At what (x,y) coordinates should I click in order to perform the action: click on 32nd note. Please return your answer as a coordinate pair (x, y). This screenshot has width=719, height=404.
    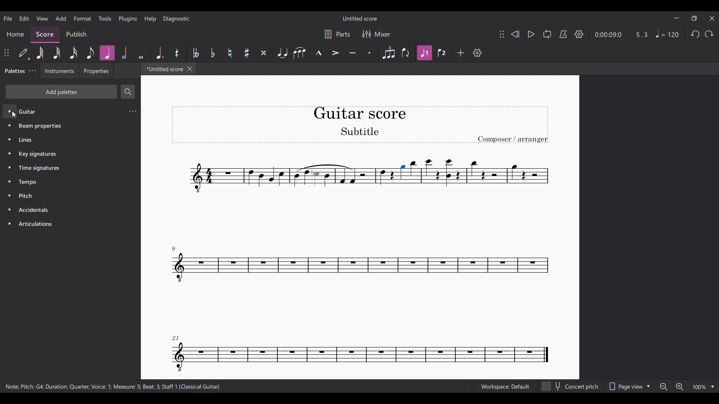
    Looking at the image, I should click on (57, 53).